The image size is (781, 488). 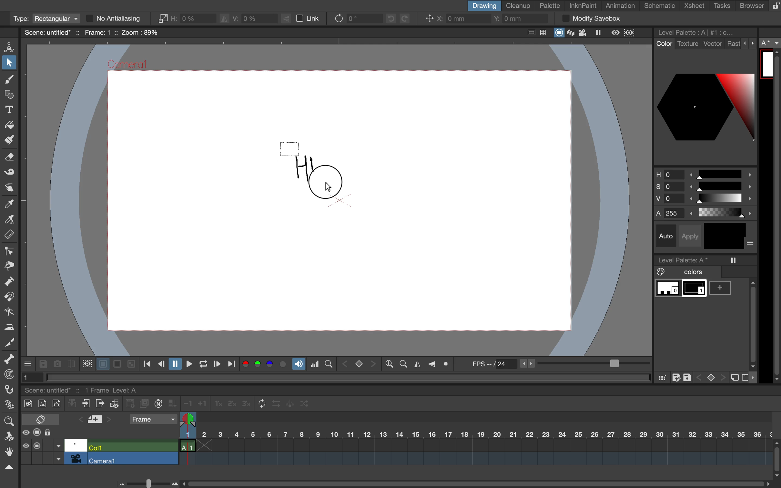 I want to click on horizontal scroll bar, so click(x=473, y=481).